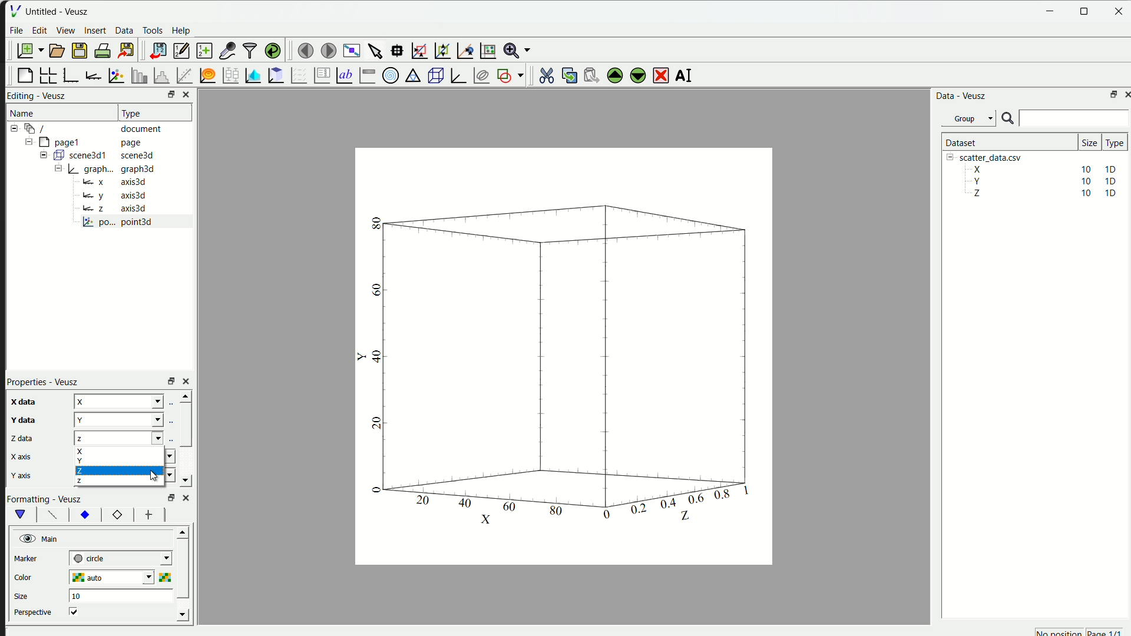 The image size is (1131, 636). What do you see at coordinates (36, 577) in the screenshot?
I see `color` at bounding box center [36, 577].